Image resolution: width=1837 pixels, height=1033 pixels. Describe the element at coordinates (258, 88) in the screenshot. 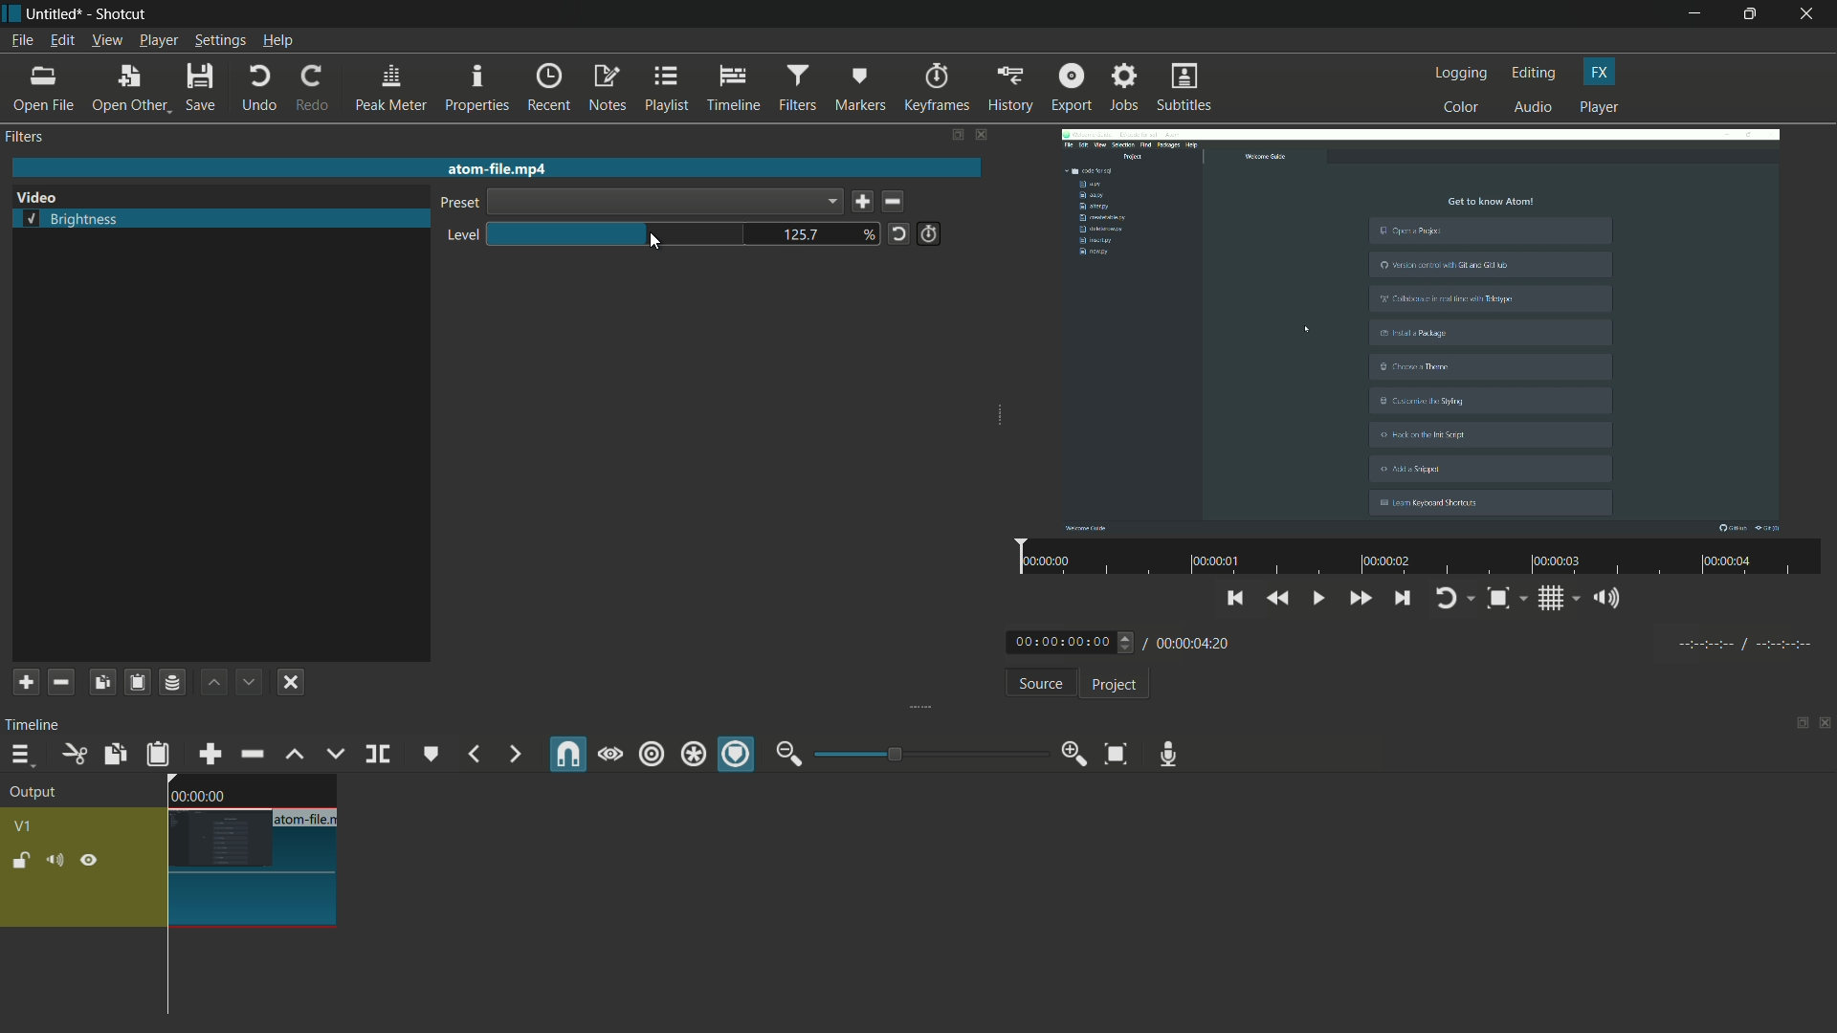

I see `undo` at that location.